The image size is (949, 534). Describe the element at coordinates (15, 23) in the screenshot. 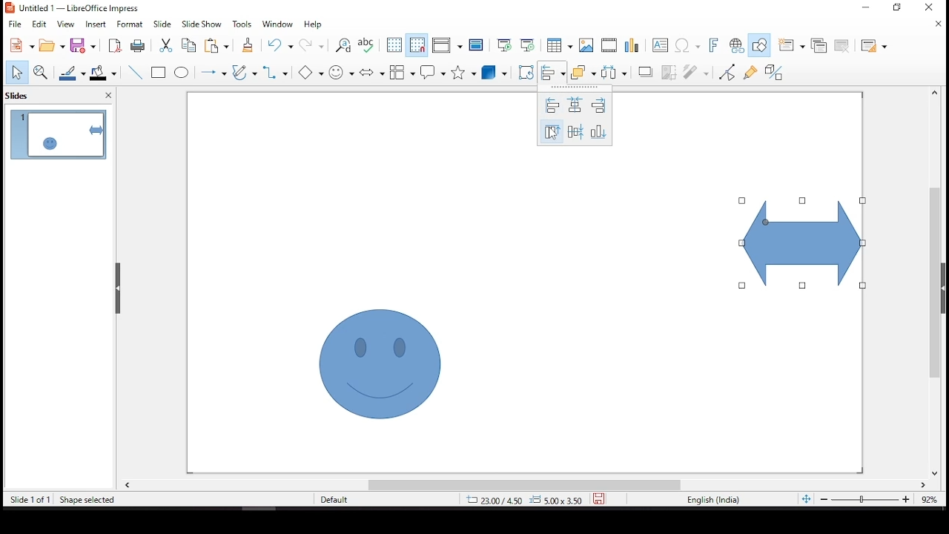

I see `file` at that location.